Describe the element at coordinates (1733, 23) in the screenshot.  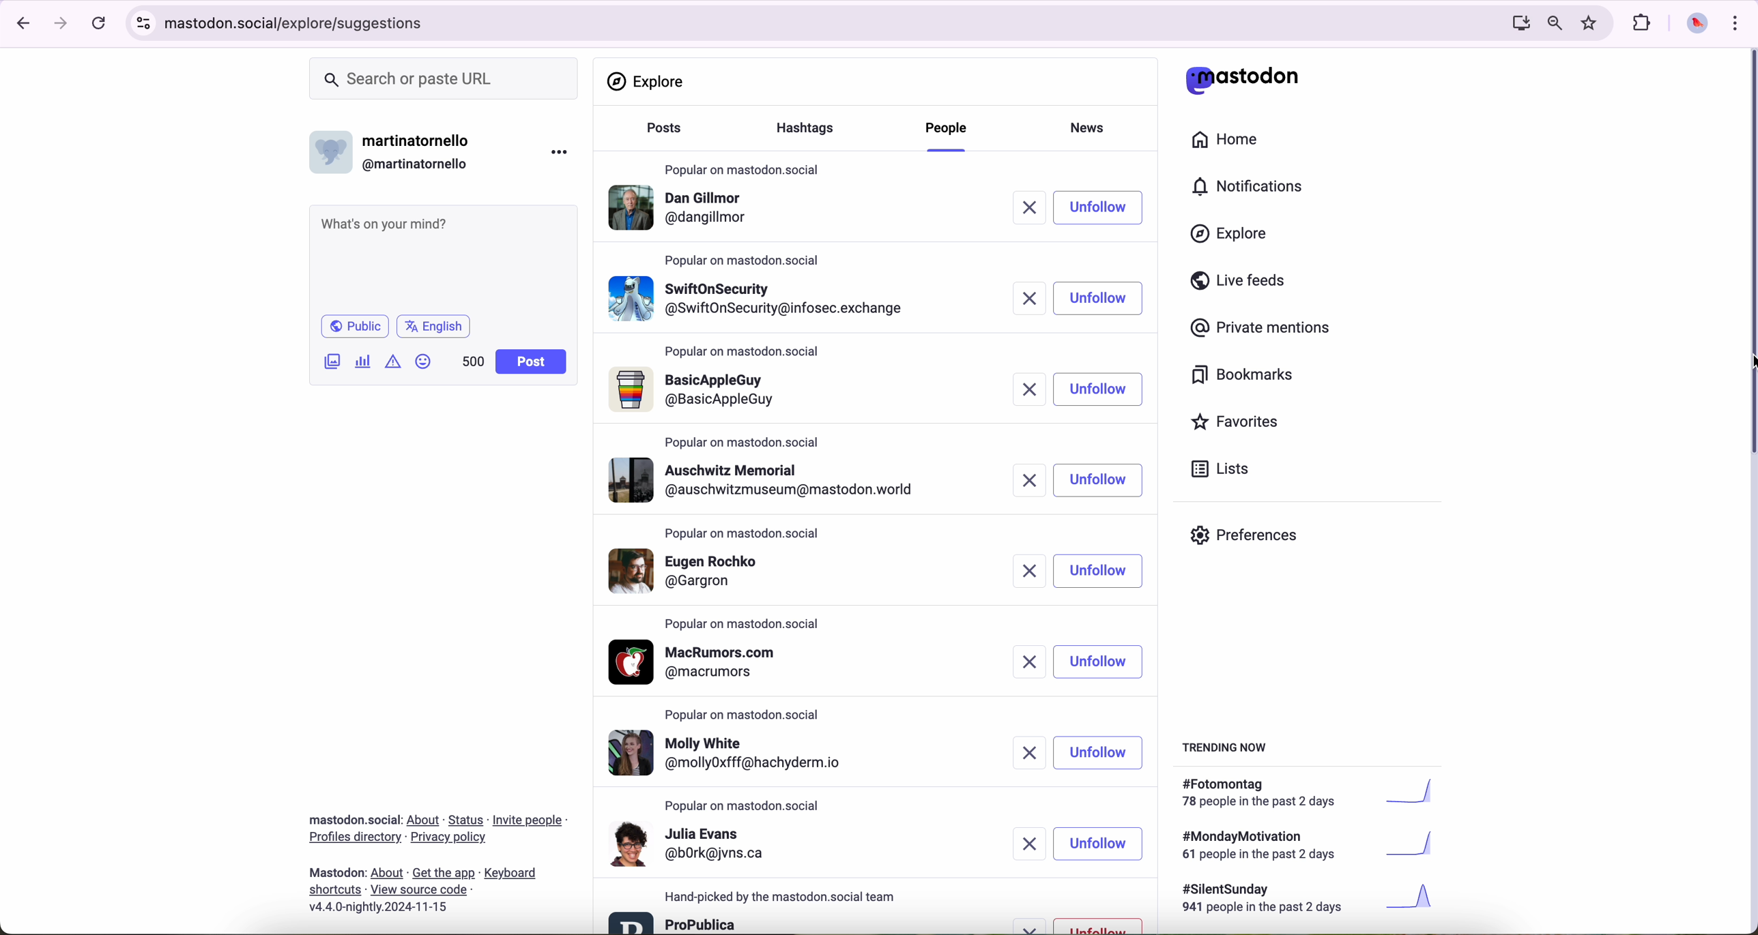
I see `customize and control Google Chrome` at that location.